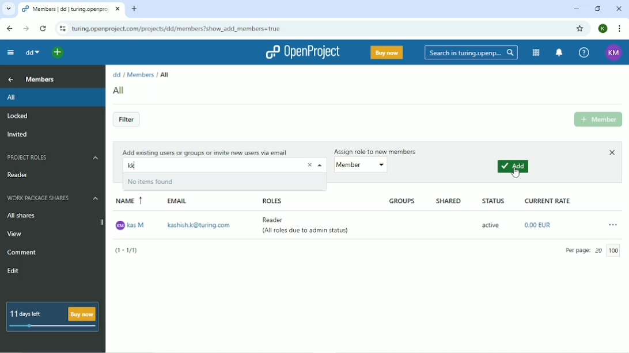 This screenshot has width=629, height=353. What do you see at coordinates (597, 120) in the screenshot?
I see `Add Member` at bounding box center [597, 120].